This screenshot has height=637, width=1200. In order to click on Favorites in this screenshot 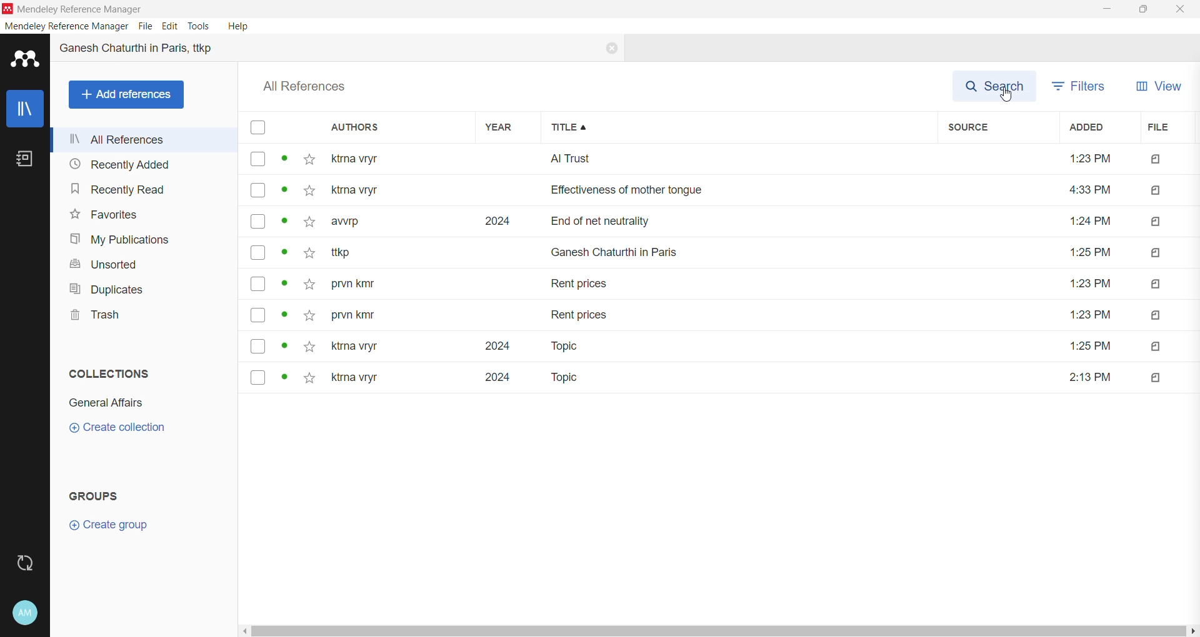, I will do `click(104, 215)`.